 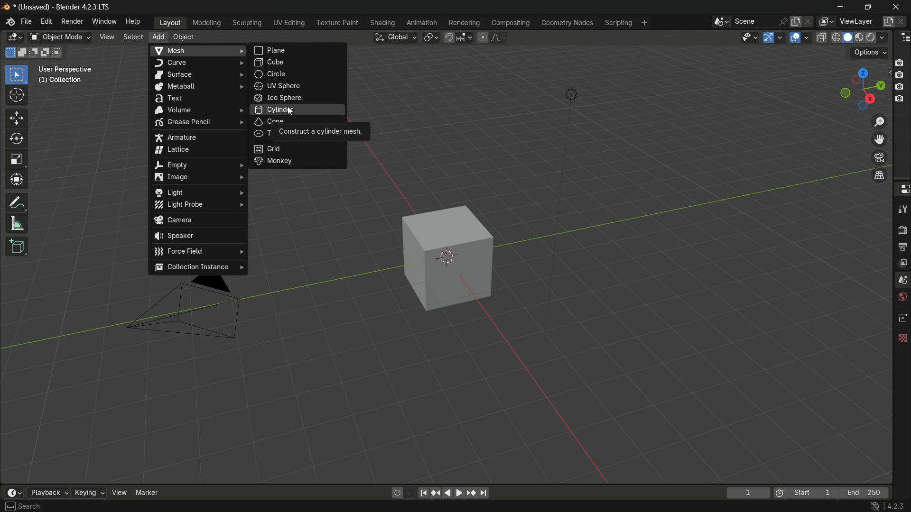 What do you see at coordinates (199, 221) in the screenshot?
I see `camera` at bounding box center [199, 221].